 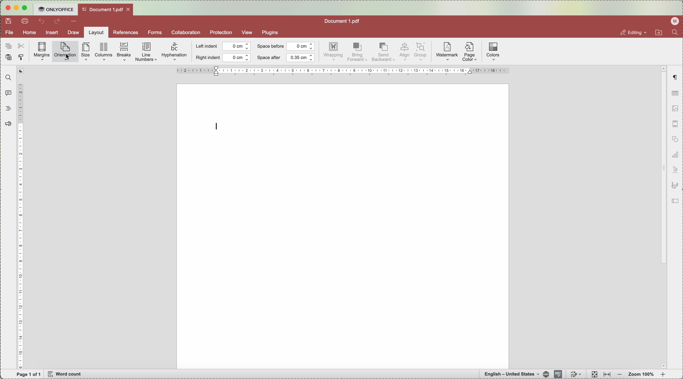 What do you see at coordinates (674, 125) in the screenshot?
I see `page thumbnails` at bounding box center [674, 125].